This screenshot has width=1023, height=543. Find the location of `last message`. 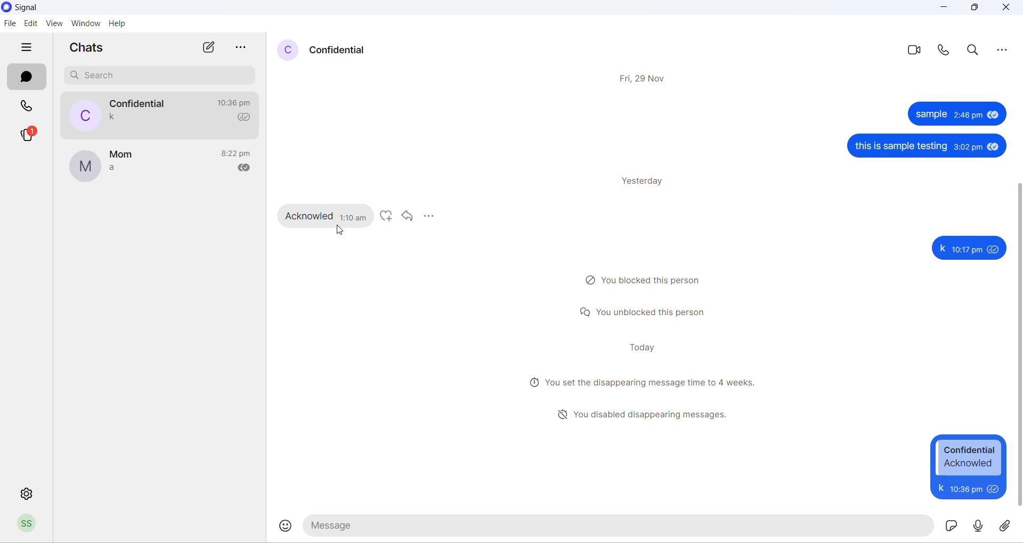

last message is located at coordinates (121, 171).